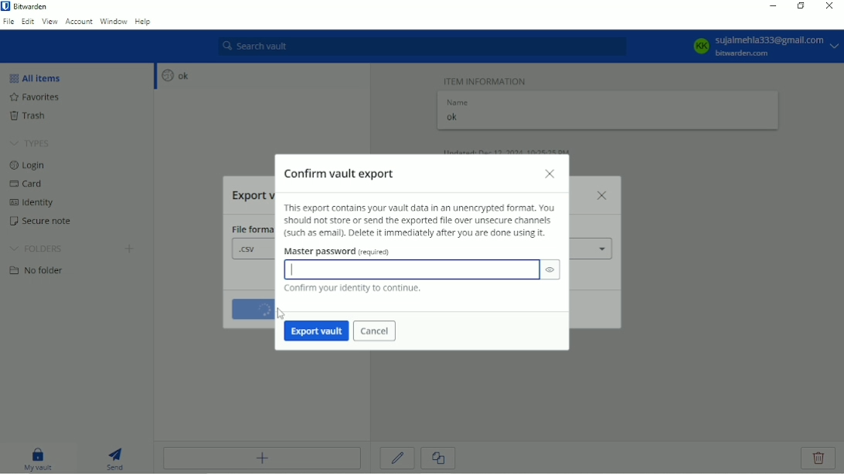  What do you see at coordinates (343, 172) in the screenshot?
I see `Confirm vault export` at bounding box center [343, 172].